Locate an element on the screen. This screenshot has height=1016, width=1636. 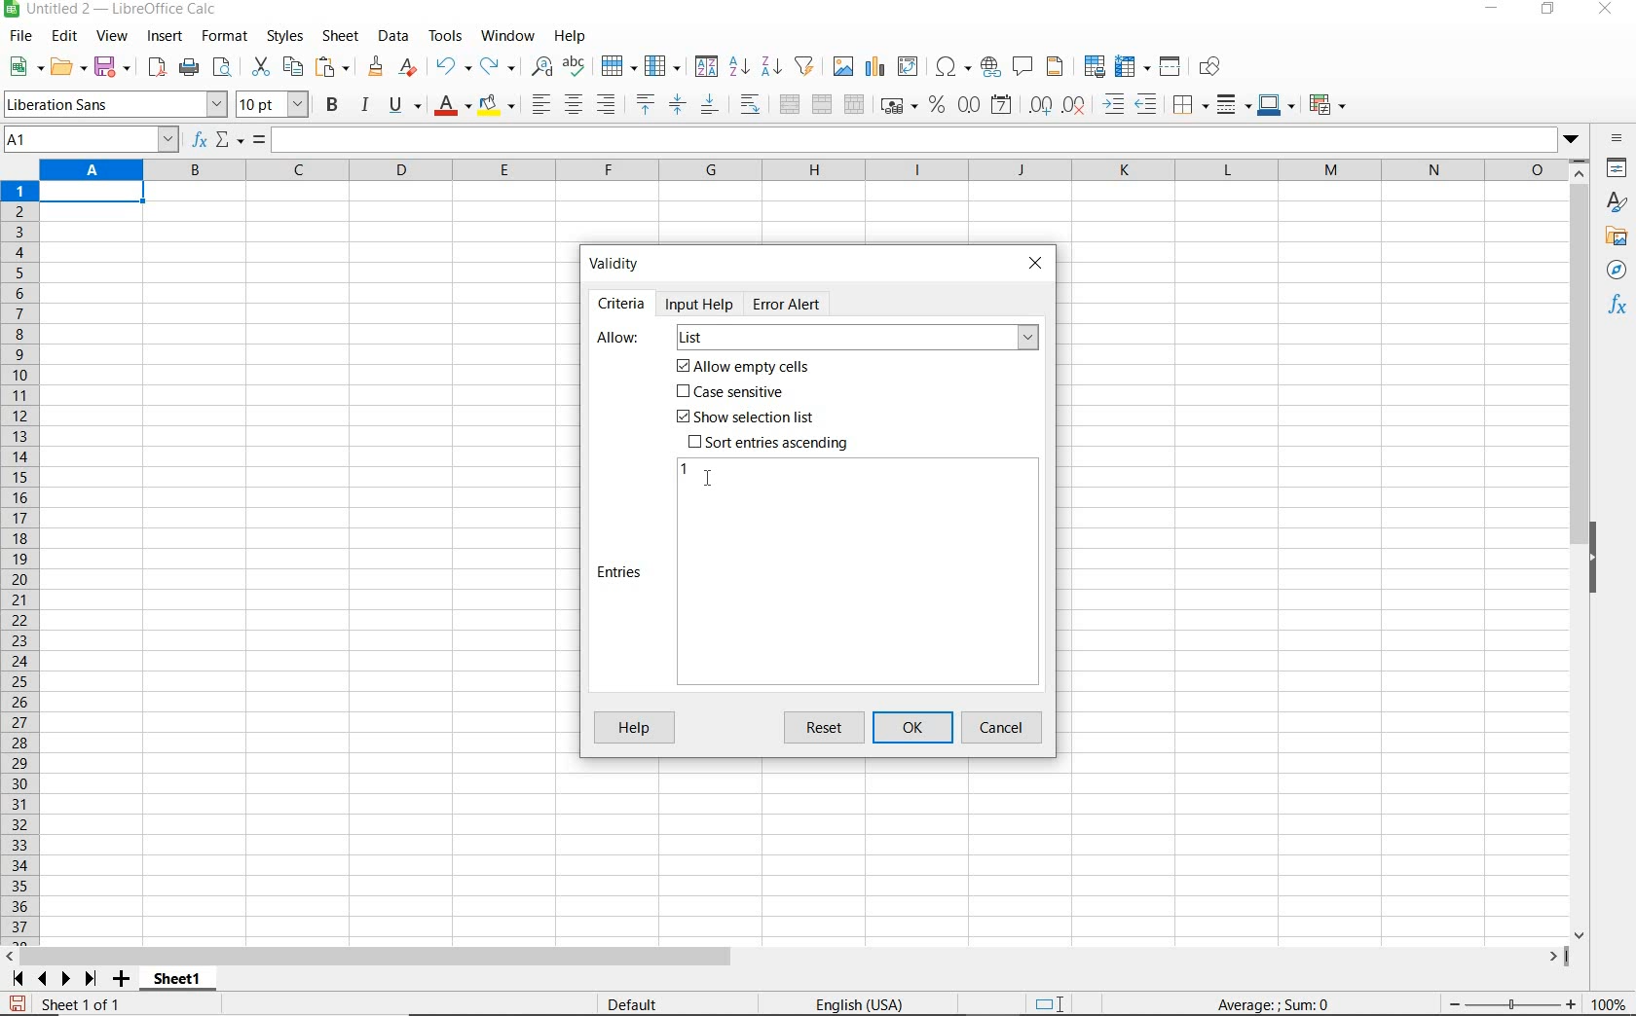
gallery is located at coordinates (1619, 237).